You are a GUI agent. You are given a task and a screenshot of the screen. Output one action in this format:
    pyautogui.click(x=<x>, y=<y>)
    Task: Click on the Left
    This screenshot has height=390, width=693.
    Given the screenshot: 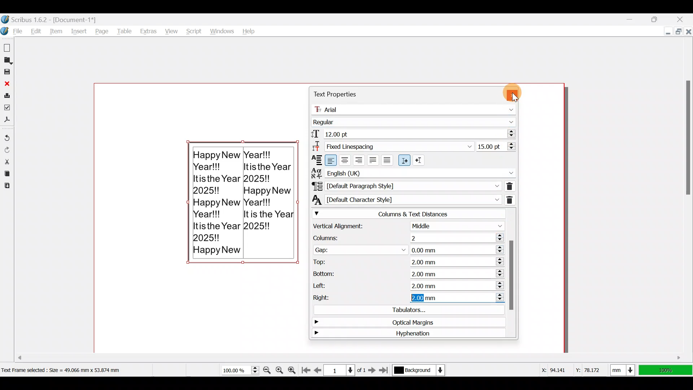 What is the action you would take?
    pyautogui.click(x=407, y=285)
    